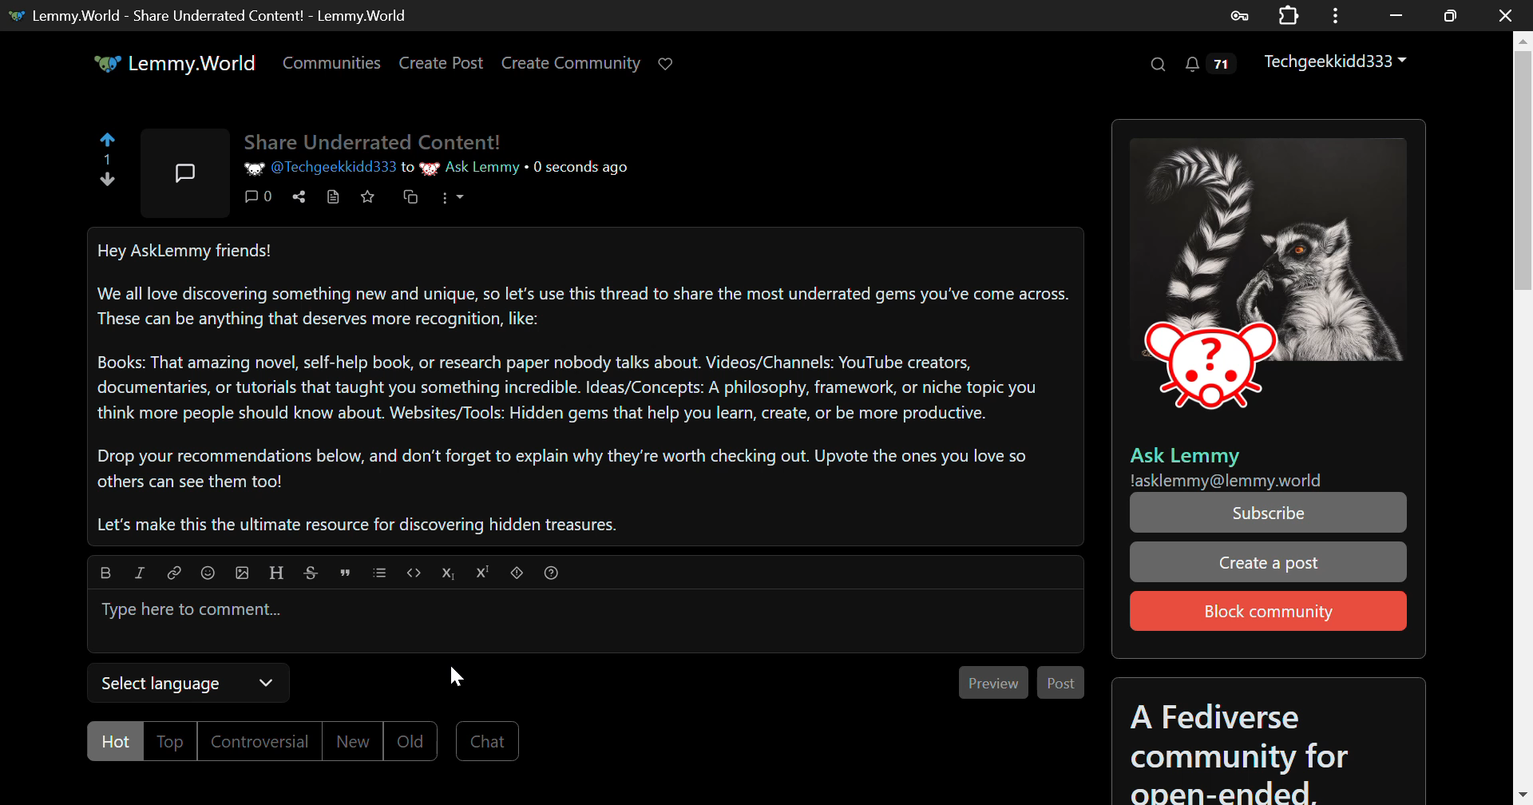 The height and width of the screenshot is (805, 1533). I want to click on Formatting Help, so click(552, 574).